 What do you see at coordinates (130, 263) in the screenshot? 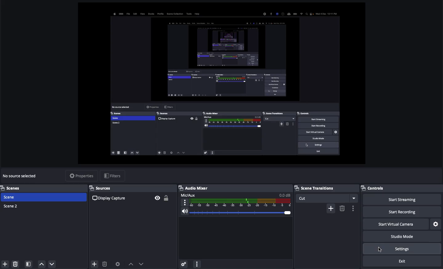
I see `Up` at bounding box center [130, 263].